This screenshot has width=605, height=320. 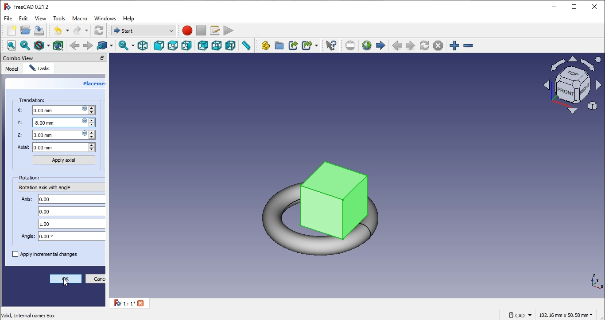 What do you see at coordinates (351, 45) in the screenshot?
I see `set URL` at bounding box center [351, 45].